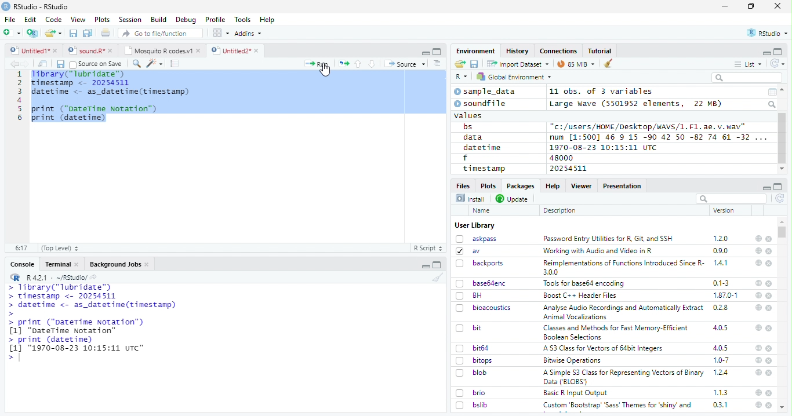 The image size is (792, 416). What do you see at coordinates (575, 169) in the screenshot?
I see `2012368256` at bounding box center [575, 169].